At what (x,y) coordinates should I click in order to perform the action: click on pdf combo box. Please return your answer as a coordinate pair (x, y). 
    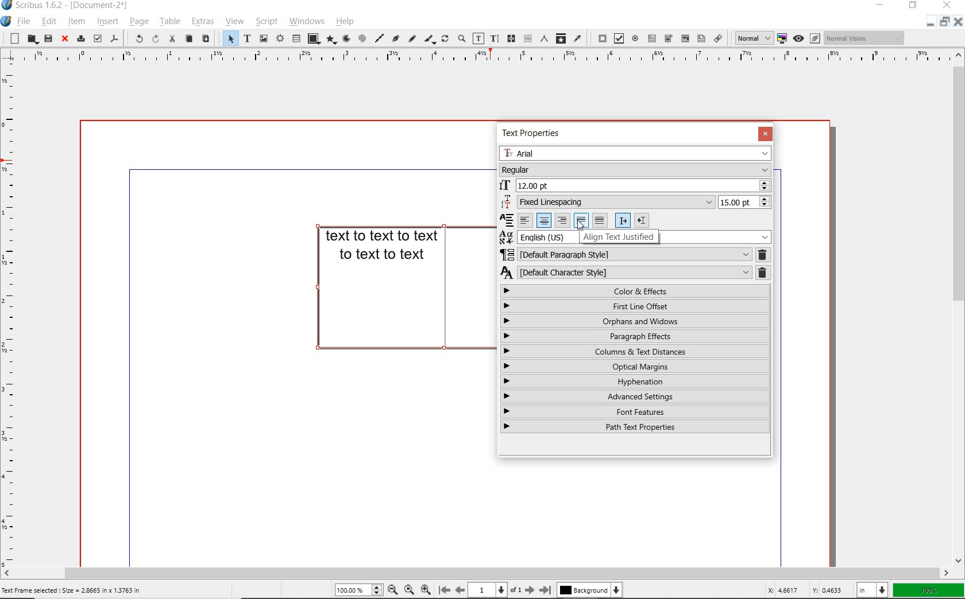
    Looking at the image, I should click on (669, 38).